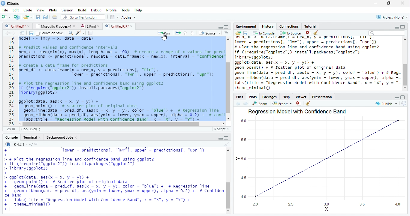  What do you see at coordinates (385, 104) in the screenshot?
I see `Publish` at bounding box center [385, 104].